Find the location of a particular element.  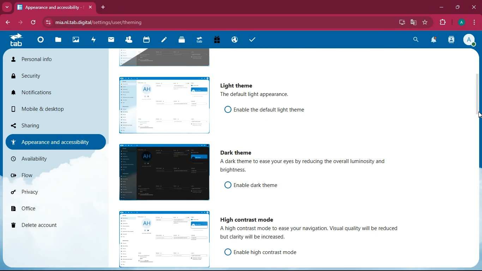

more is located at coordinates (8, 7).